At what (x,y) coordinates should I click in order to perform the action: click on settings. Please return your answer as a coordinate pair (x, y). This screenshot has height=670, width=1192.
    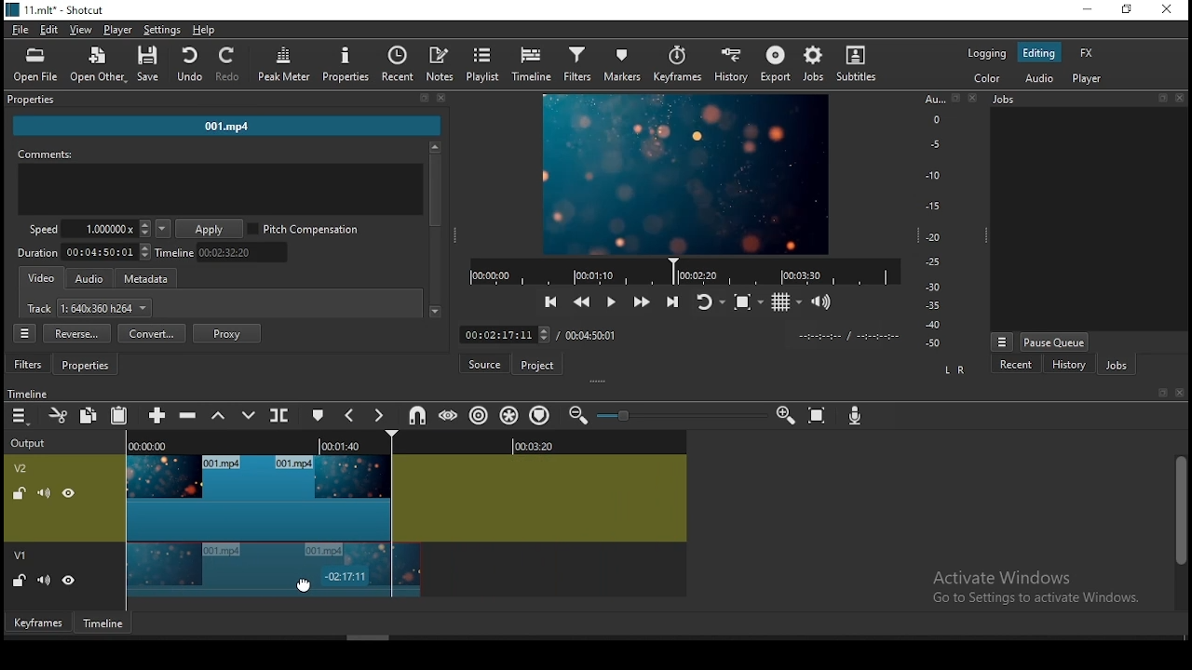
    Looking at the image, I should click on (162, 29).